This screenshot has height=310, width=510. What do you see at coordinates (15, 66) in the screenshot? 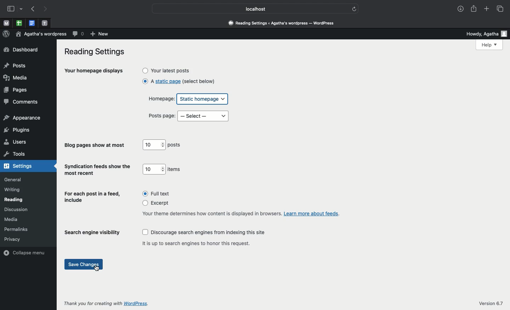
I see `posts` at bounding box center [15, 66].